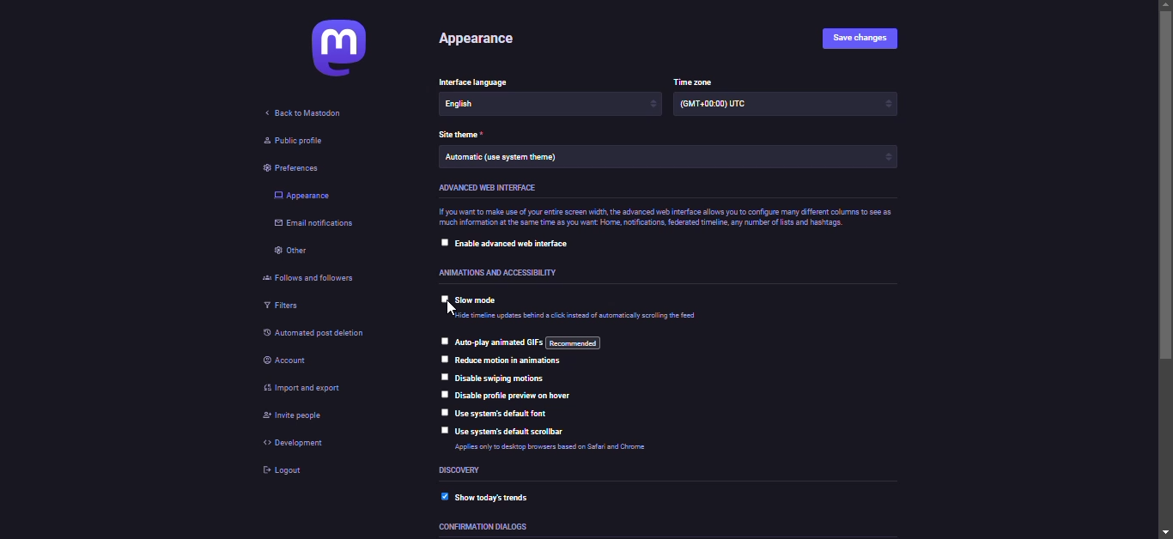 The image size is (1173, 539). Describe the element at coordinates (515, 245) in the screenshot. I see `enable advanced web interface` at that location.